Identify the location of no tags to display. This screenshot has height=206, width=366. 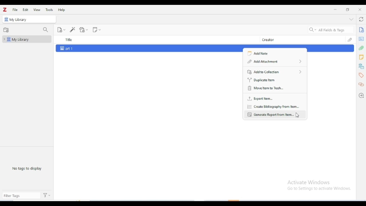
(27, 168).